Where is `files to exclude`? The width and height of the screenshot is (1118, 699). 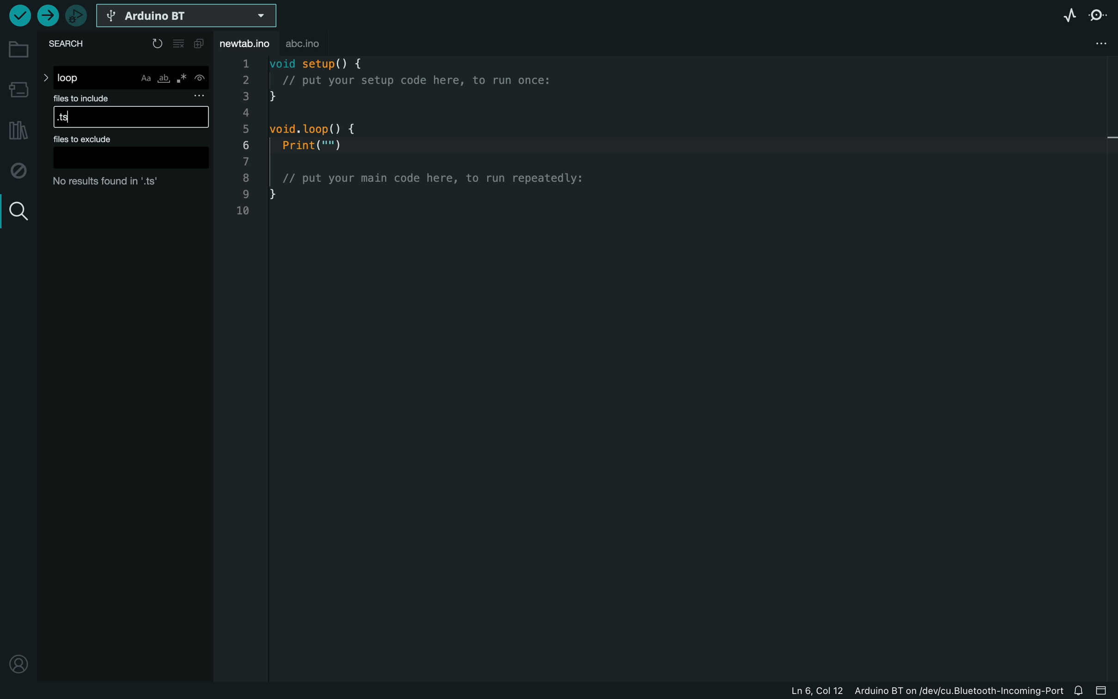
files to exclude is located at coordinates (126, 138).